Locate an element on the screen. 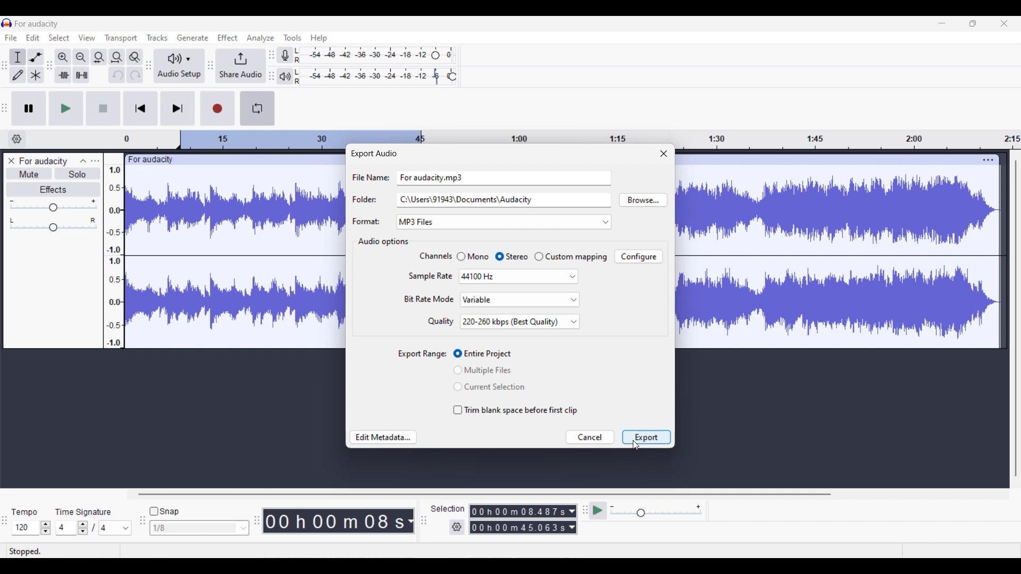 This screenshot has width=1021, height=574. Software logo is located at coordinates (7, 23).